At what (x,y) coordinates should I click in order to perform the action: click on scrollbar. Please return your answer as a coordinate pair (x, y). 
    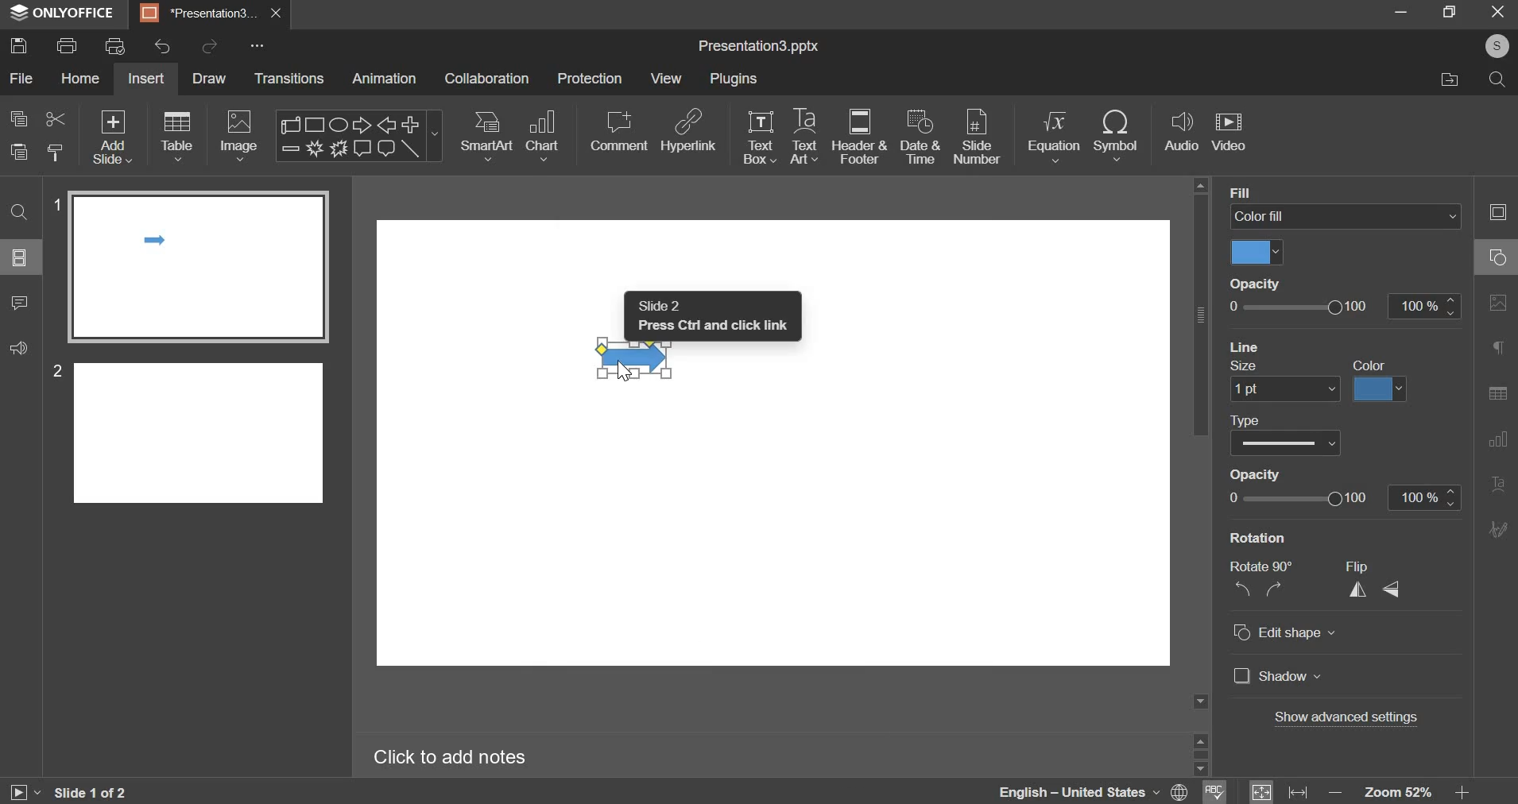
    Looking at the image, I should click on (1200, 754).